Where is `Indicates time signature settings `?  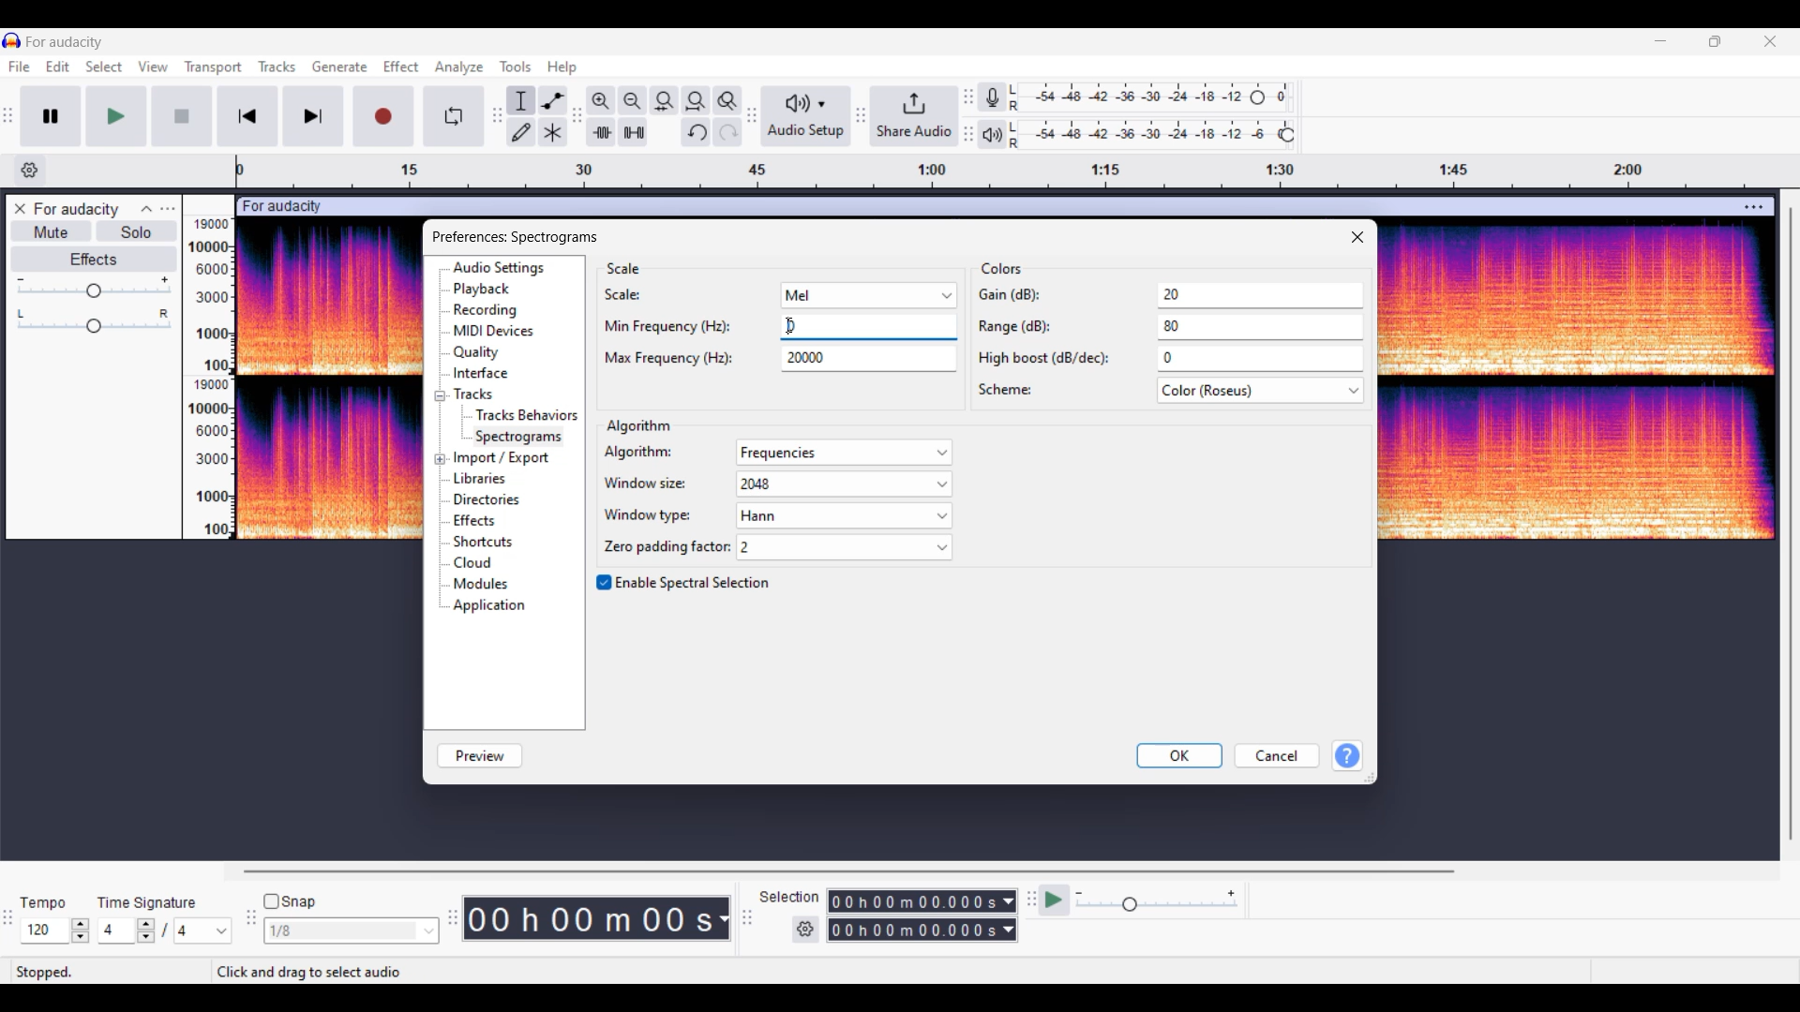
Indicates time signature settings  is located at coordinates (147, 903).